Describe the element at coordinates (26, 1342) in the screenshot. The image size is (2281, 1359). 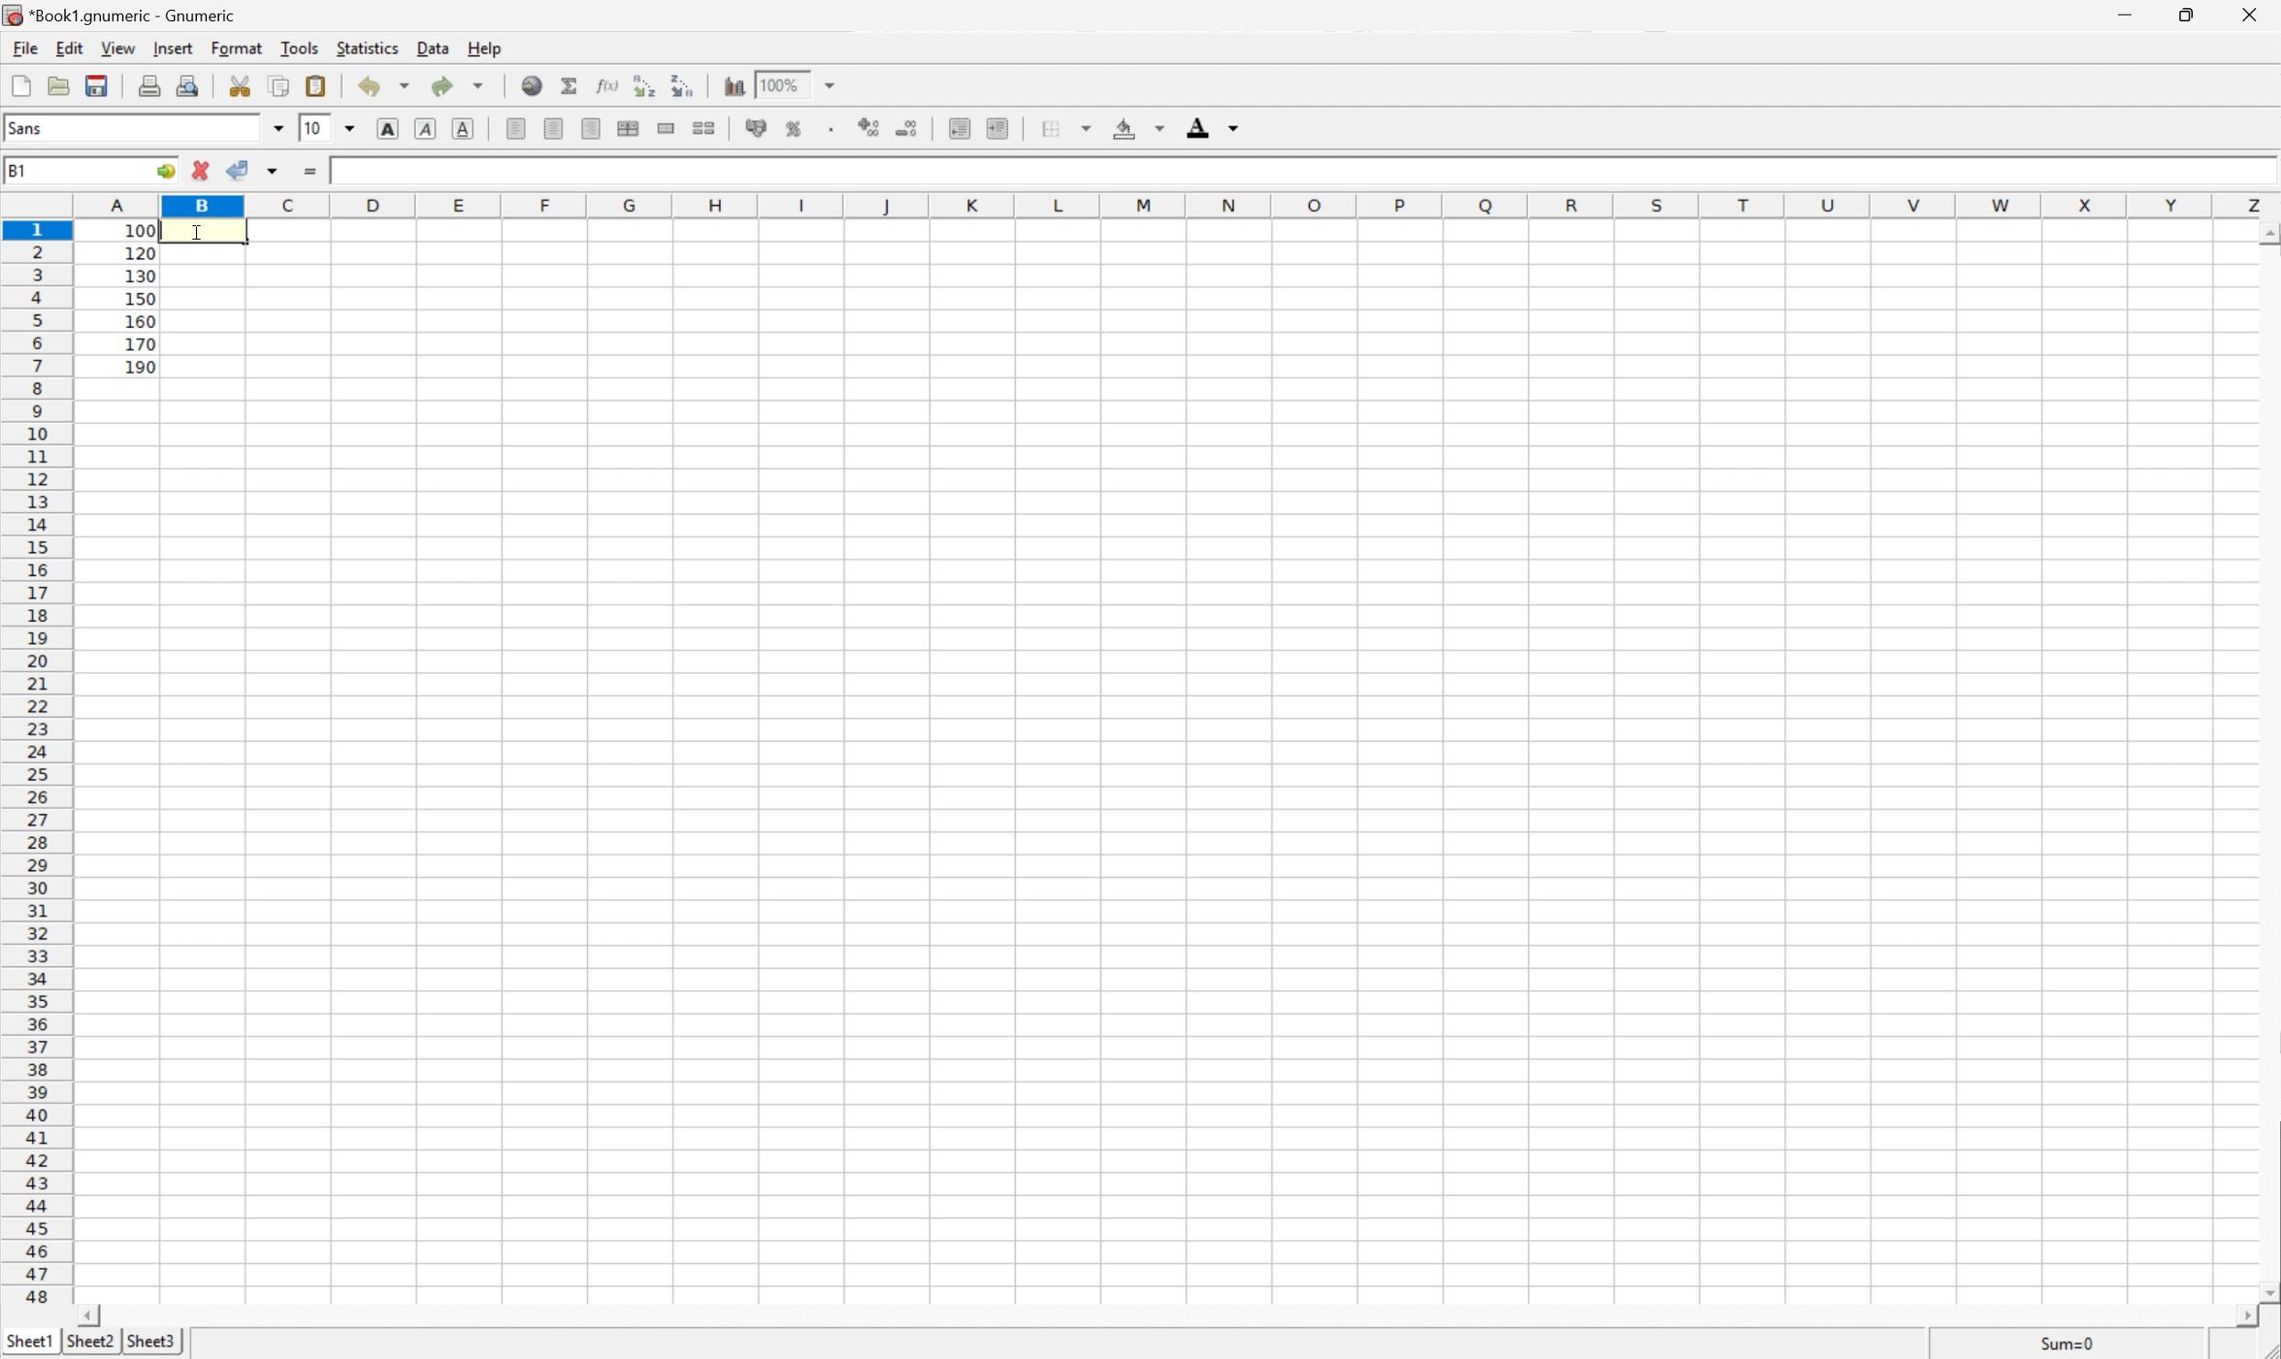
I see `Sheet1` at that location.